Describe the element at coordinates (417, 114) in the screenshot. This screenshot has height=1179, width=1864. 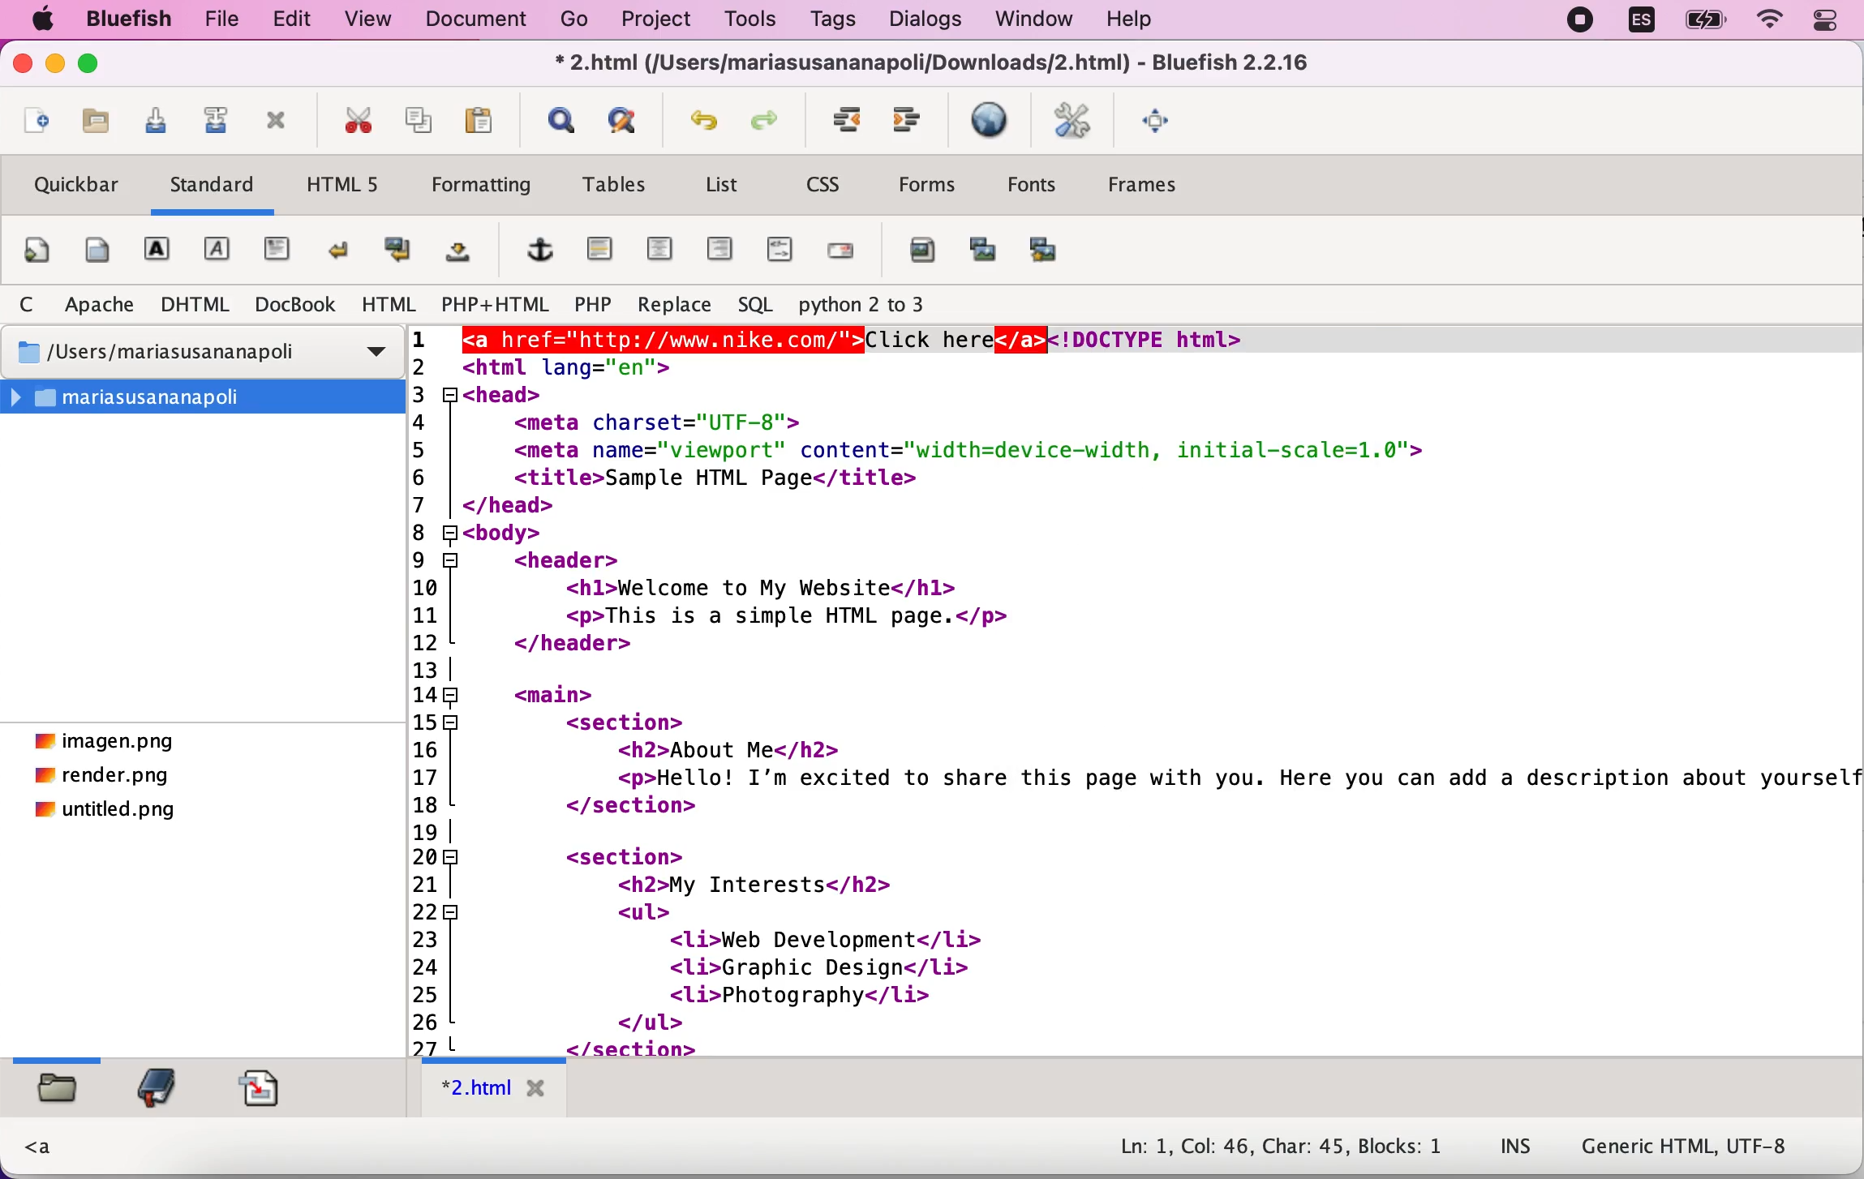
I see `copy` at that location.